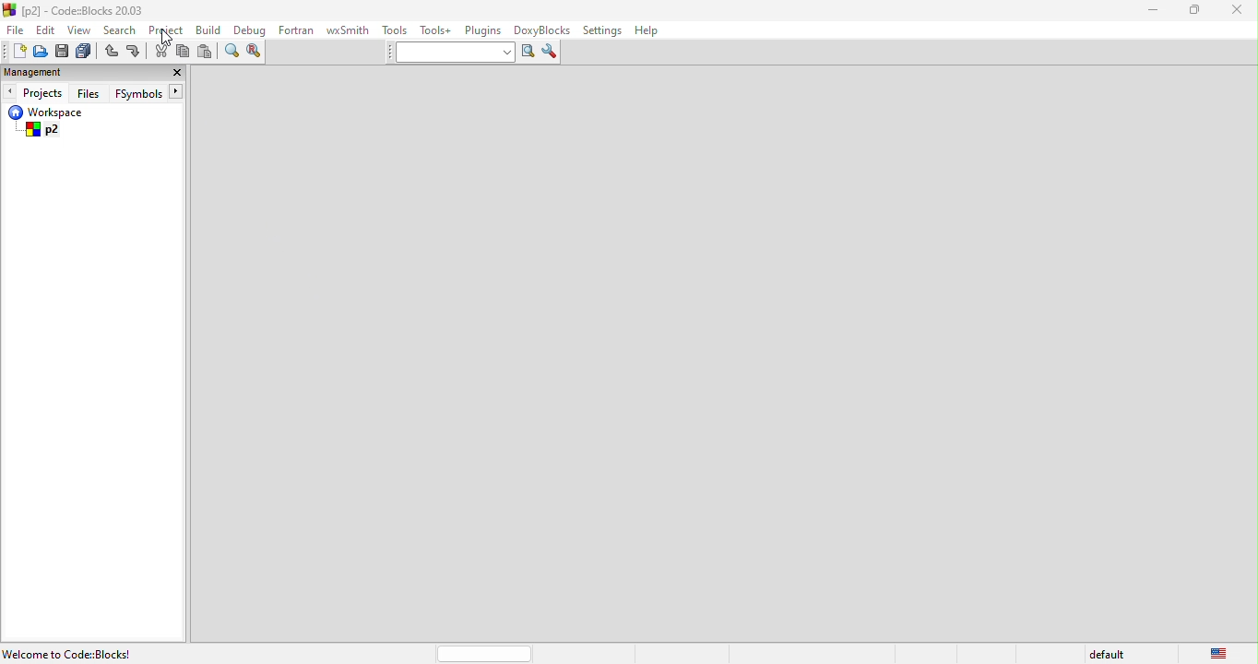 This screenshot has height=664, width=1258. What do you see at coordinates (395, 30) in the screenshot?
I see `tools` at bounding box center [395, 30].